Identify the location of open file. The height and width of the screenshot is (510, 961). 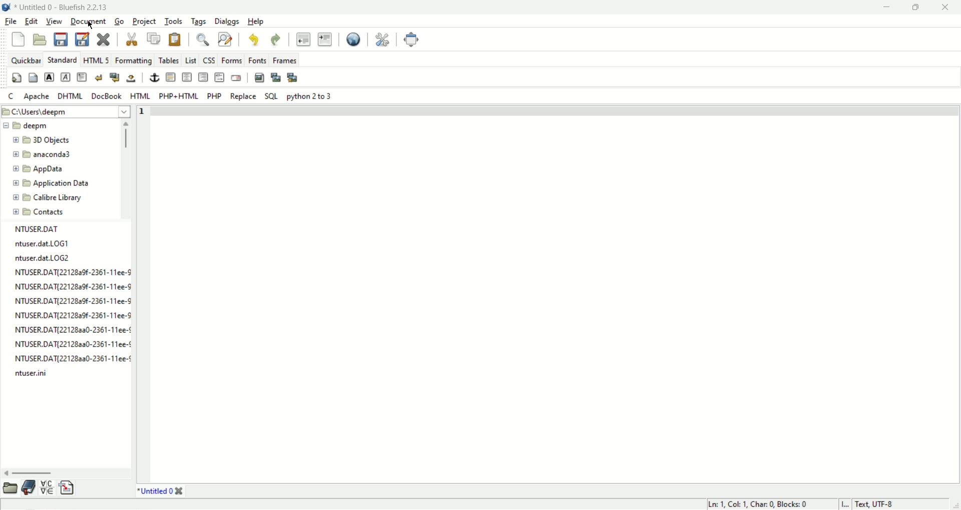
(41, 39).